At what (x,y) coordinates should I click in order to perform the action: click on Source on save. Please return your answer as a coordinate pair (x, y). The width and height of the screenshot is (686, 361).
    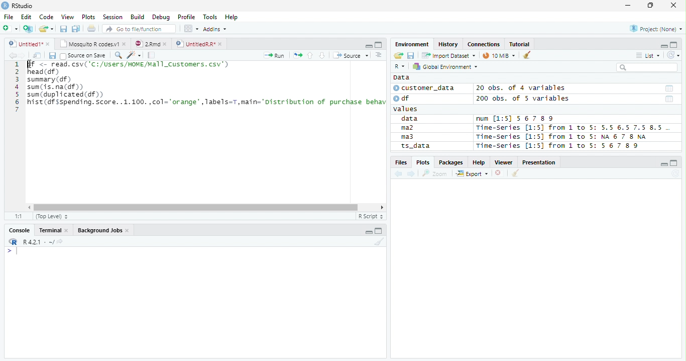
    Looking at the image, I should click on (83, 56).